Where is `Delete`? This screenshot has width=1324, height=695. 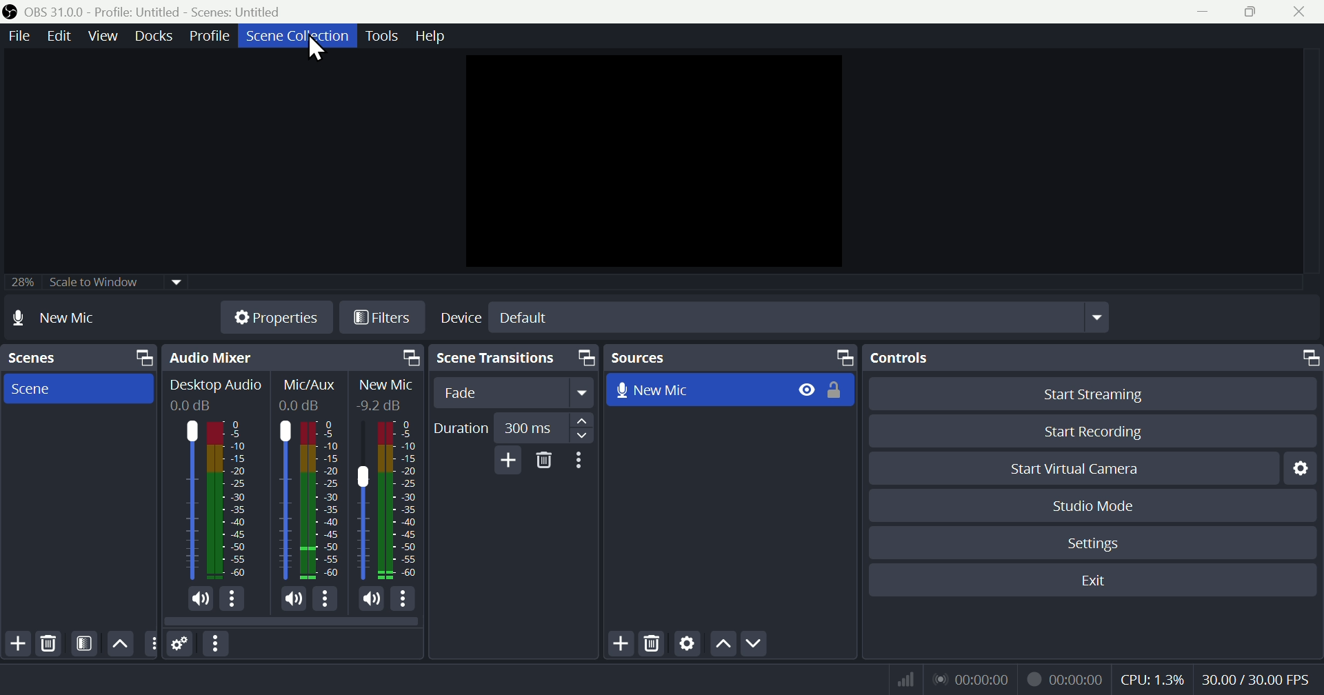
Delete is located at coordinates (544, 463).